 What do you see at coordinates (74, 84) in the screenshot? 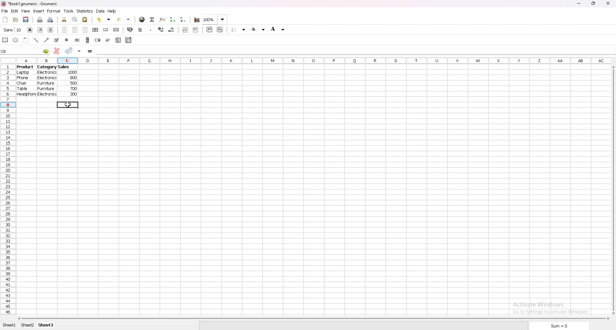
I see `500` at bounding box center [74, 84].